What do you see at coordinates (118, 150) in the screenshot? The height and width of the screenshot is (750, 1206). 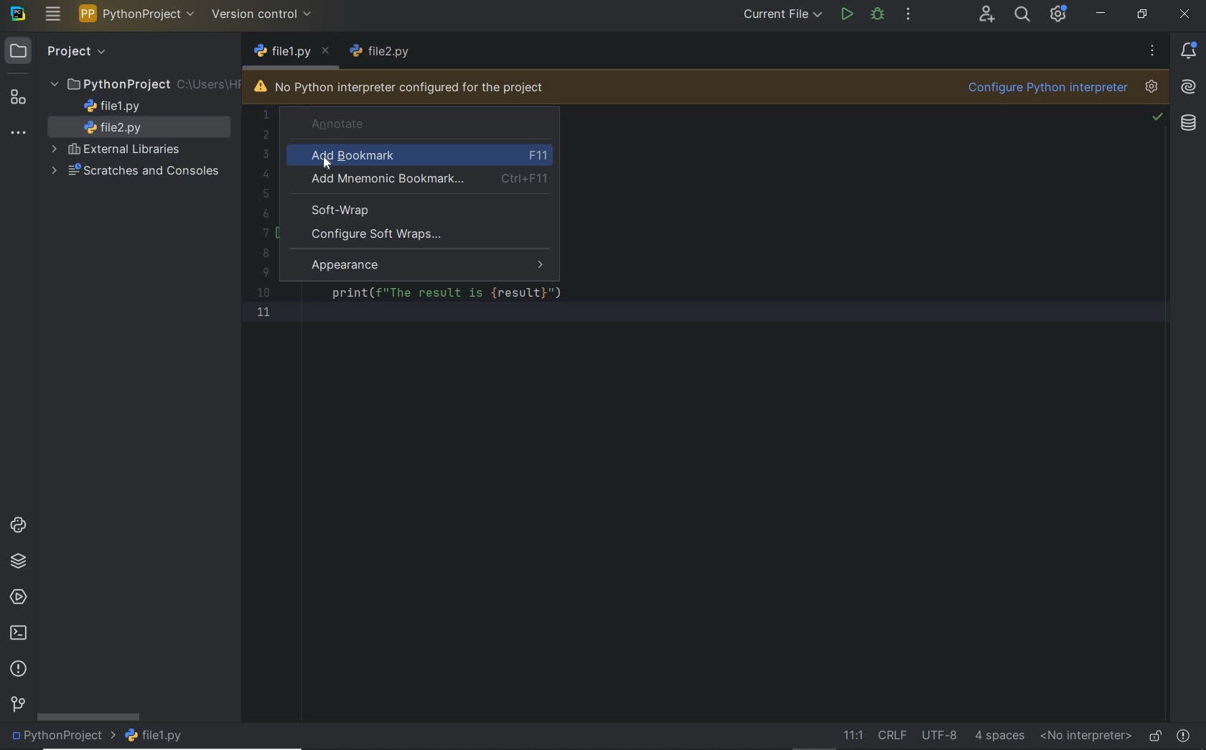 I see `external libraries` at bounding box center [118, 150].